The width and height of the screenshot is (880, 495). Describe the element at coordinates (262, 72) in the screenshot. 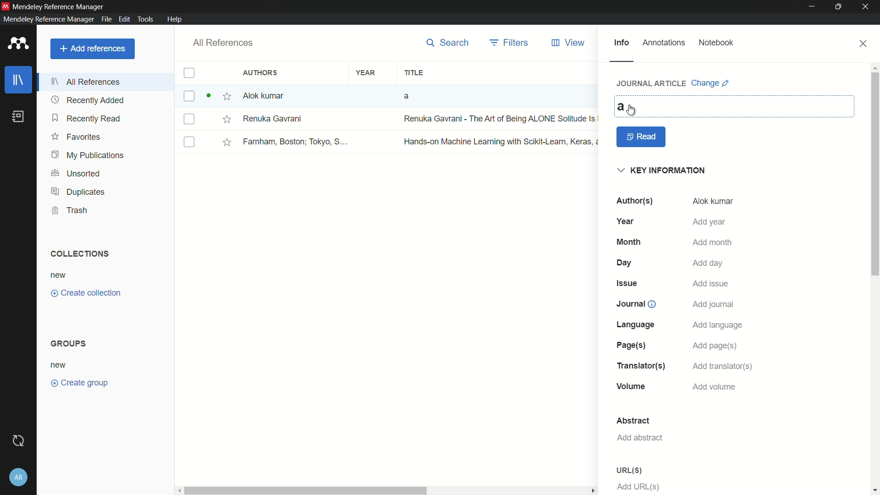

I see `authors` at that location.